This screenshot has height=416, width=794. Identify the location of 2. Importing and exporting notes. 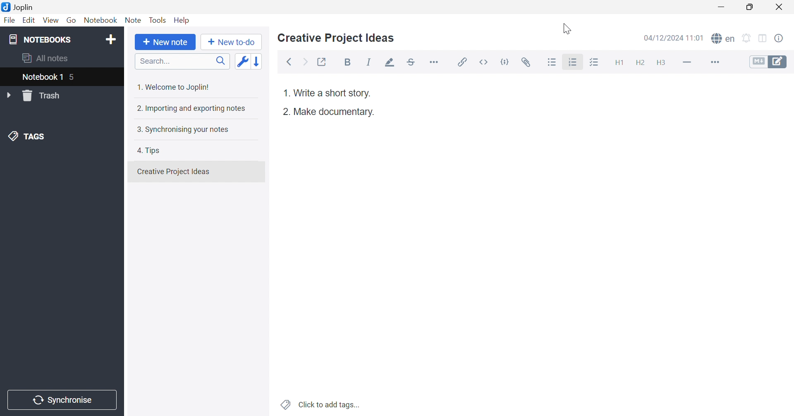
(193, 109).